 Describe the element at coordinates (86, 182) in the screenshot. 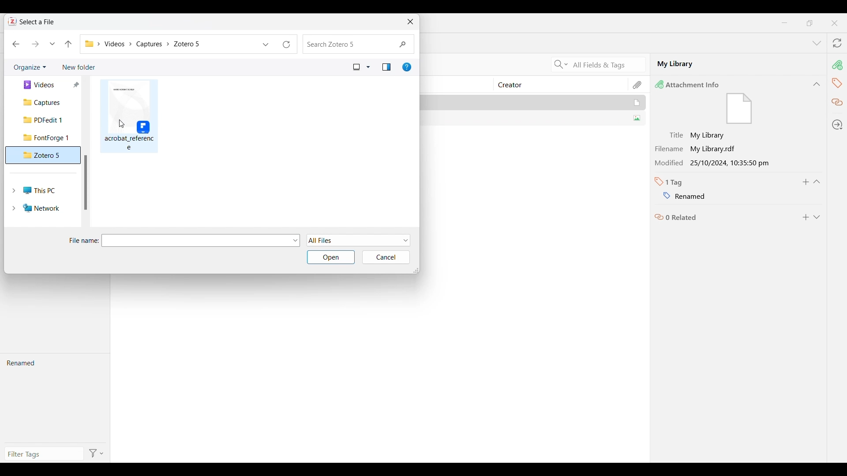

I see `Vertical slide bar` at that location.